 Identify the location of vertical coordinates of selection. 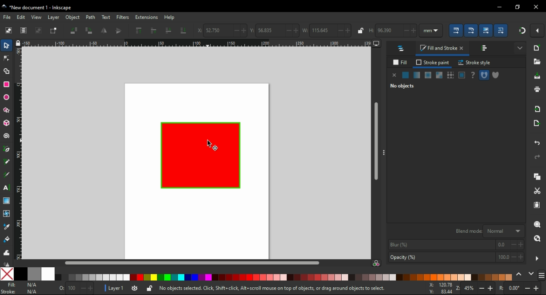
(251, 30).